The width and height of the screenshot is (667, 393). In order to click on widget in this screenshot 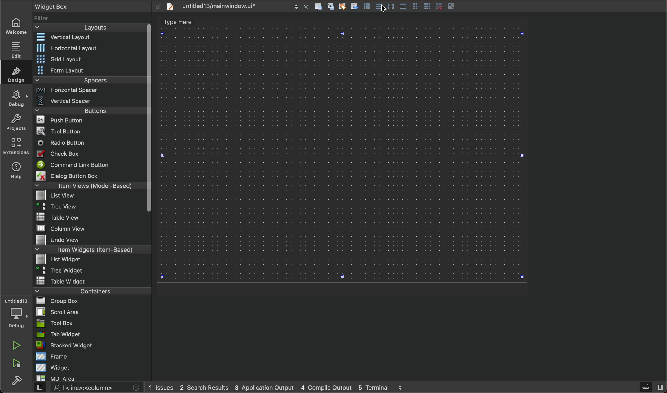, I will do `click(92, 367)`.